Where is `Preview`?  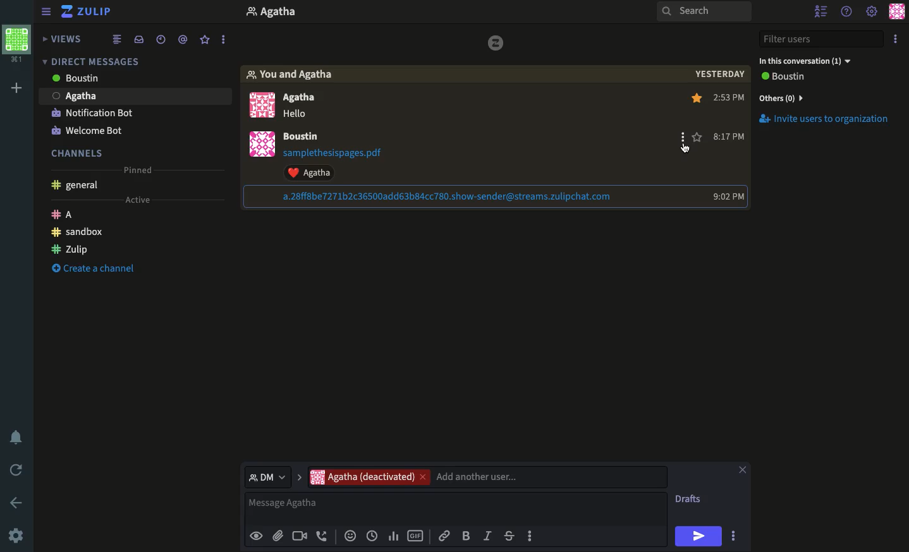 Preview is located at coordinates (256, 535).